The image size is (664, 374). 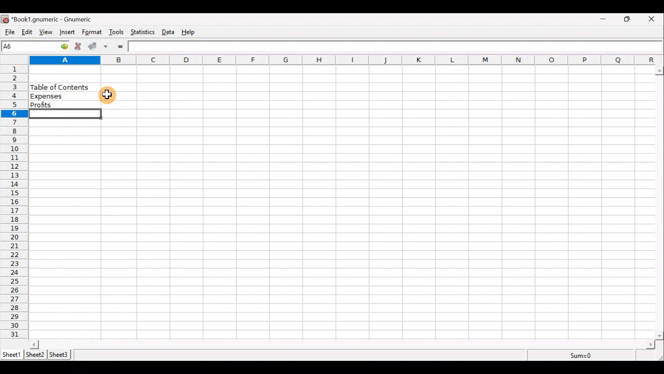 What do you see at coordinates (34, 344) in the screenshot?
I see `scroll left` at bounding box center [34, 344].